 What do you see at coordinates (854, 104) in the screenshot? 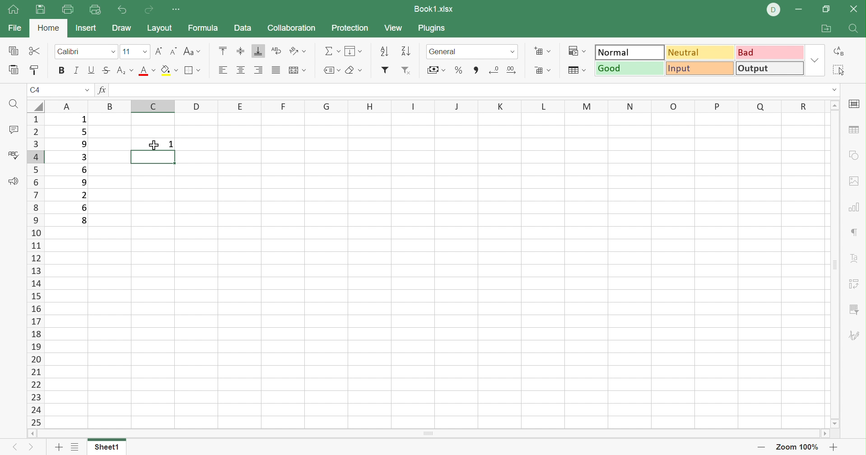
I see `Cell settings` at bounding box center [854, 104].